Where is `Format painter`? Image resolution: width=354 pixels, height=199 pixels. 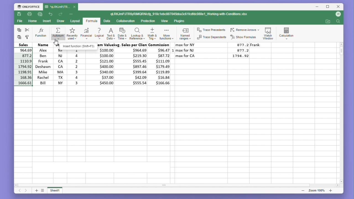
Format painter is located at coordinates (27, 37).